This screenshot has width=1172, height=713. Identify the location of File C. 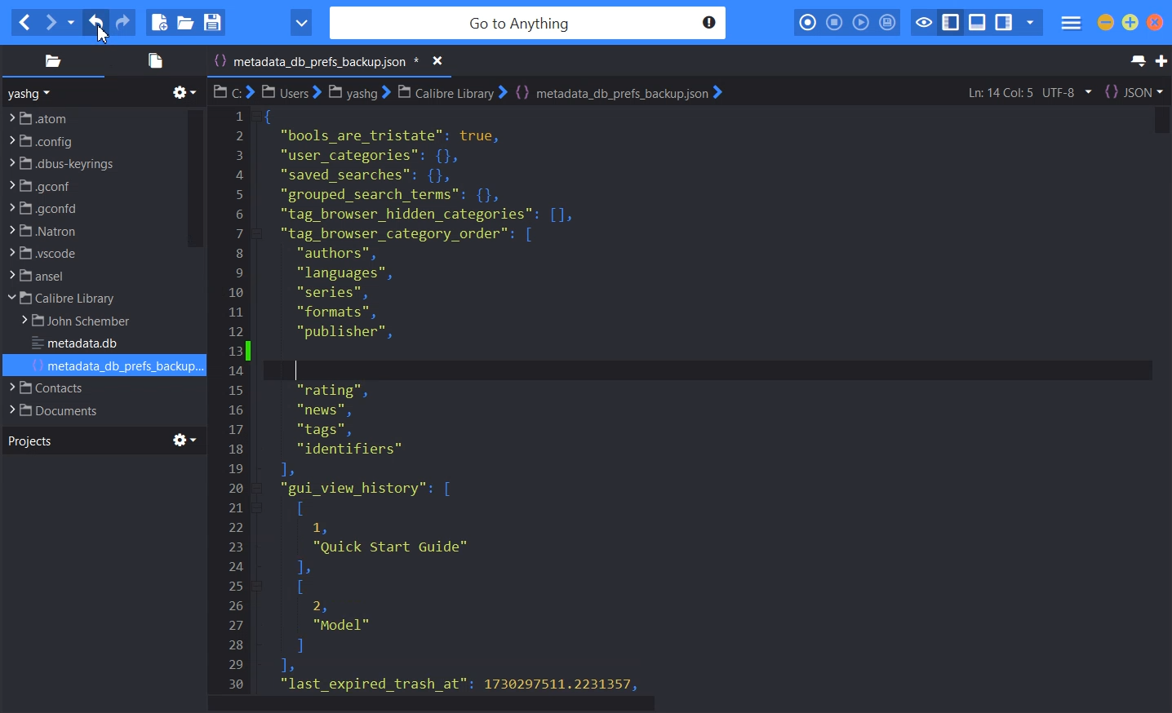
(233, 91).